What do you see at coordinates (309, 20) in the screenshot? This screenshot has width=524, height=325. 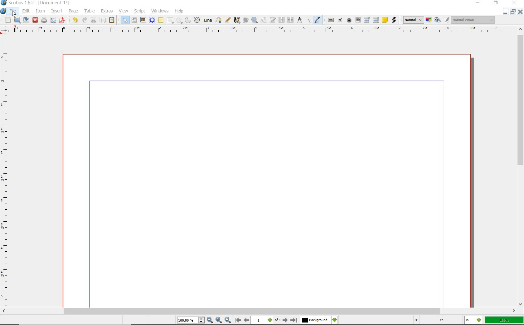 I see `copy item properties` at bounding box center [309, 20].